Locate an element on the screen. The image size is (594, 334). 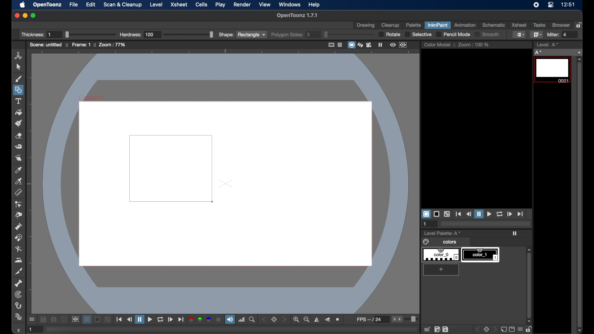
tasks is located at coordinates (539, 25).